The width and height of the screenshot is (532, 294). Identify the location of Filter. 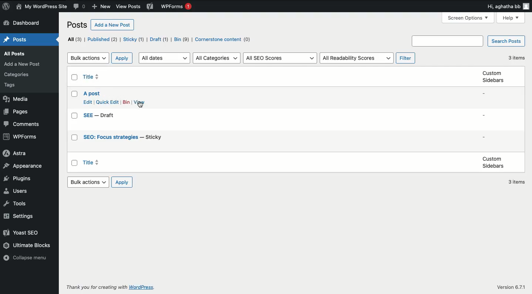
(405, 58).